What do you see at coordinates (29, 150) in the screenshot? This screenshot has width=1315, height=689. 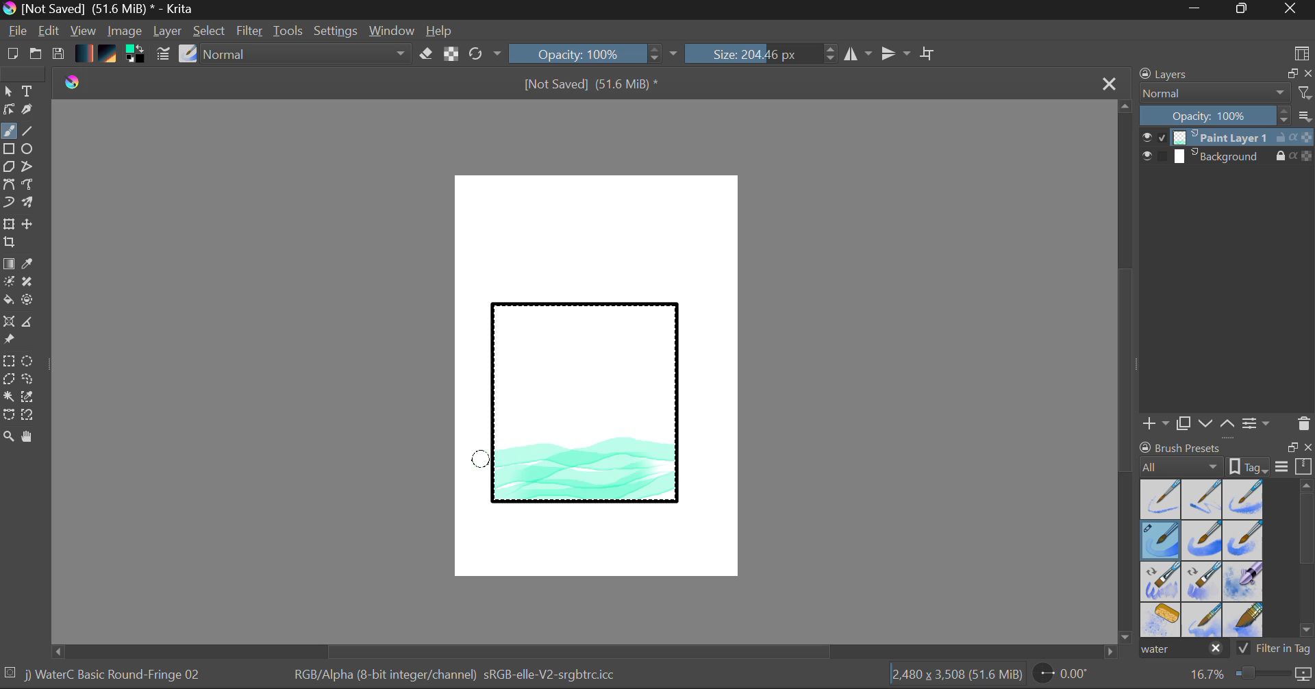 I see `Elipses` at bounding box center [29, 150].